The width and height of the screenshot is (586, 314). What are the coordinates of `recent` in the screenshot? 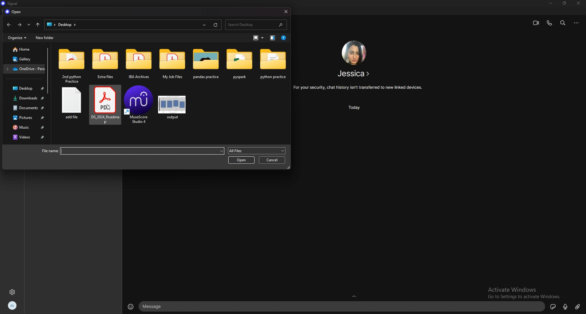 It's located at (204, 24).